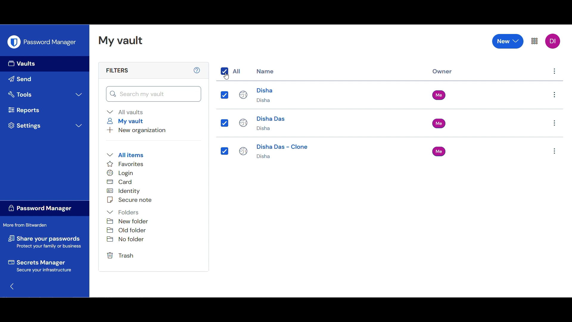 The height and width of the screenshot is (322, 572). I want to click on Password manager, so click(50, 41).